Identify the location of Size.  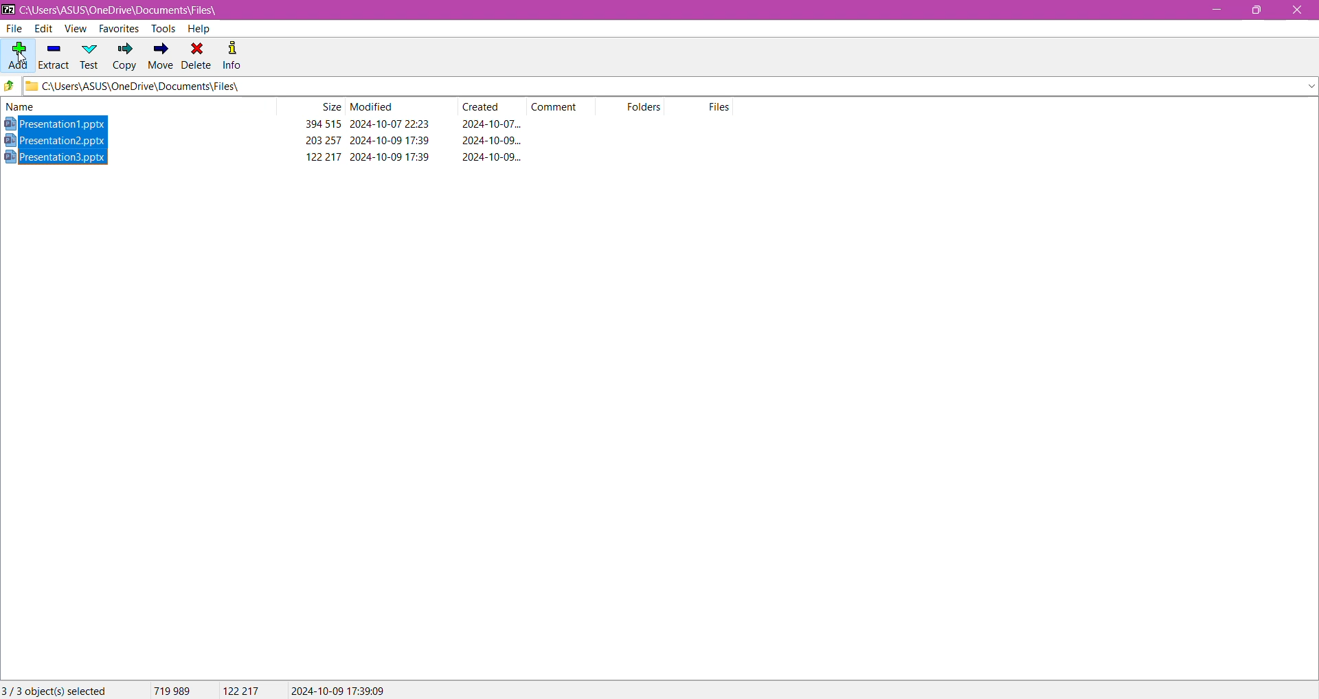
(330, 107).